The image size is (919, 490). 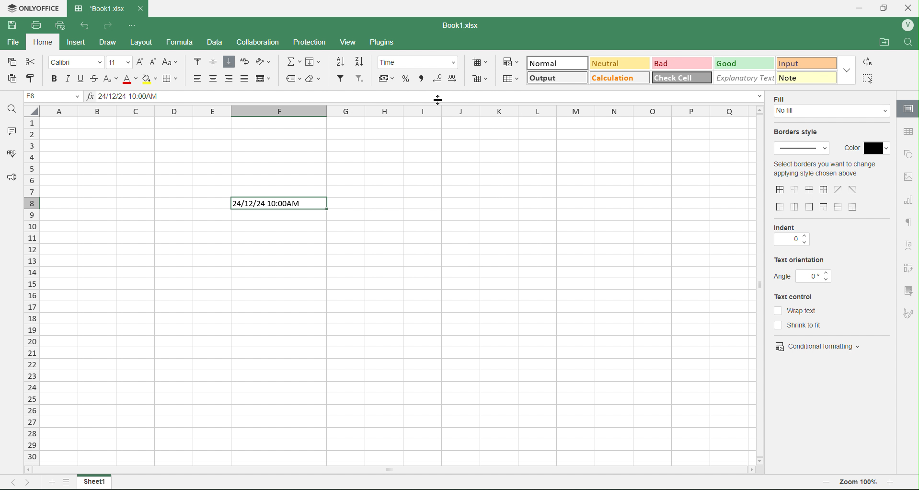 What do you see at coordinates (55, 97) in the screenshot?
I see `Fill Option` at bounding box center [55, 97].